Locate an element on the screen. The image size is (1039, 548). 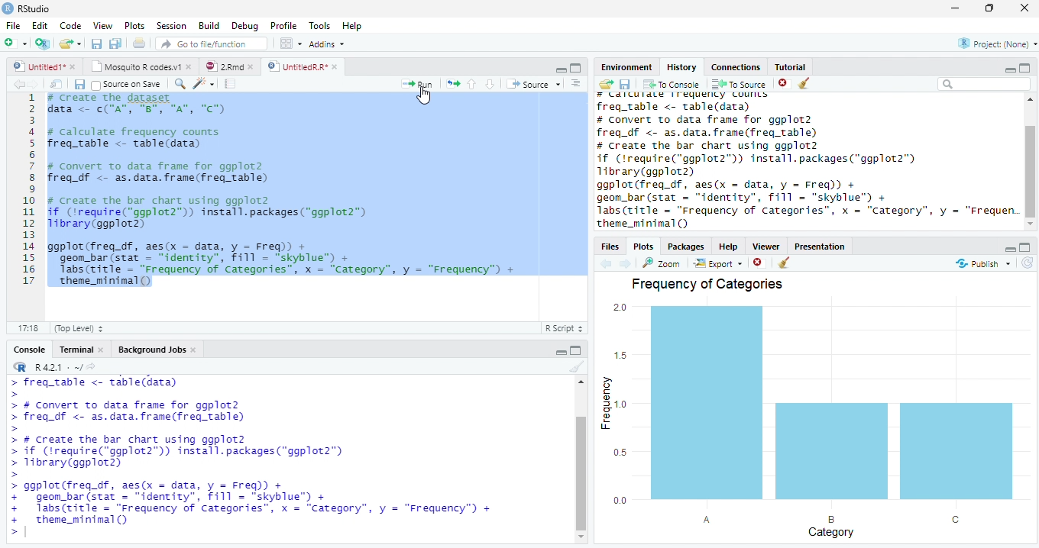
Clear Console is located at coordinates (785, 263).